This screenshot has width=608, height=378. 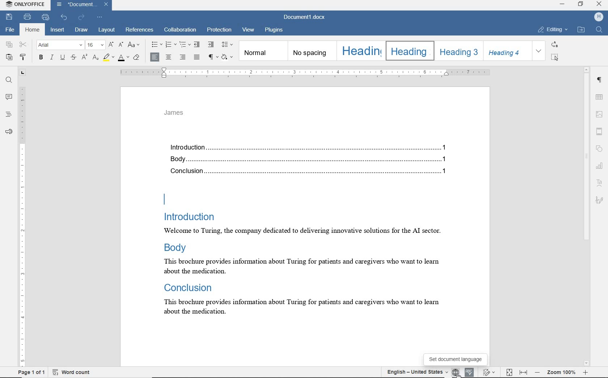 What do you see at coordinates (24, 45) in the screenshot?
I see `cut` at bounding box center [24, 45].